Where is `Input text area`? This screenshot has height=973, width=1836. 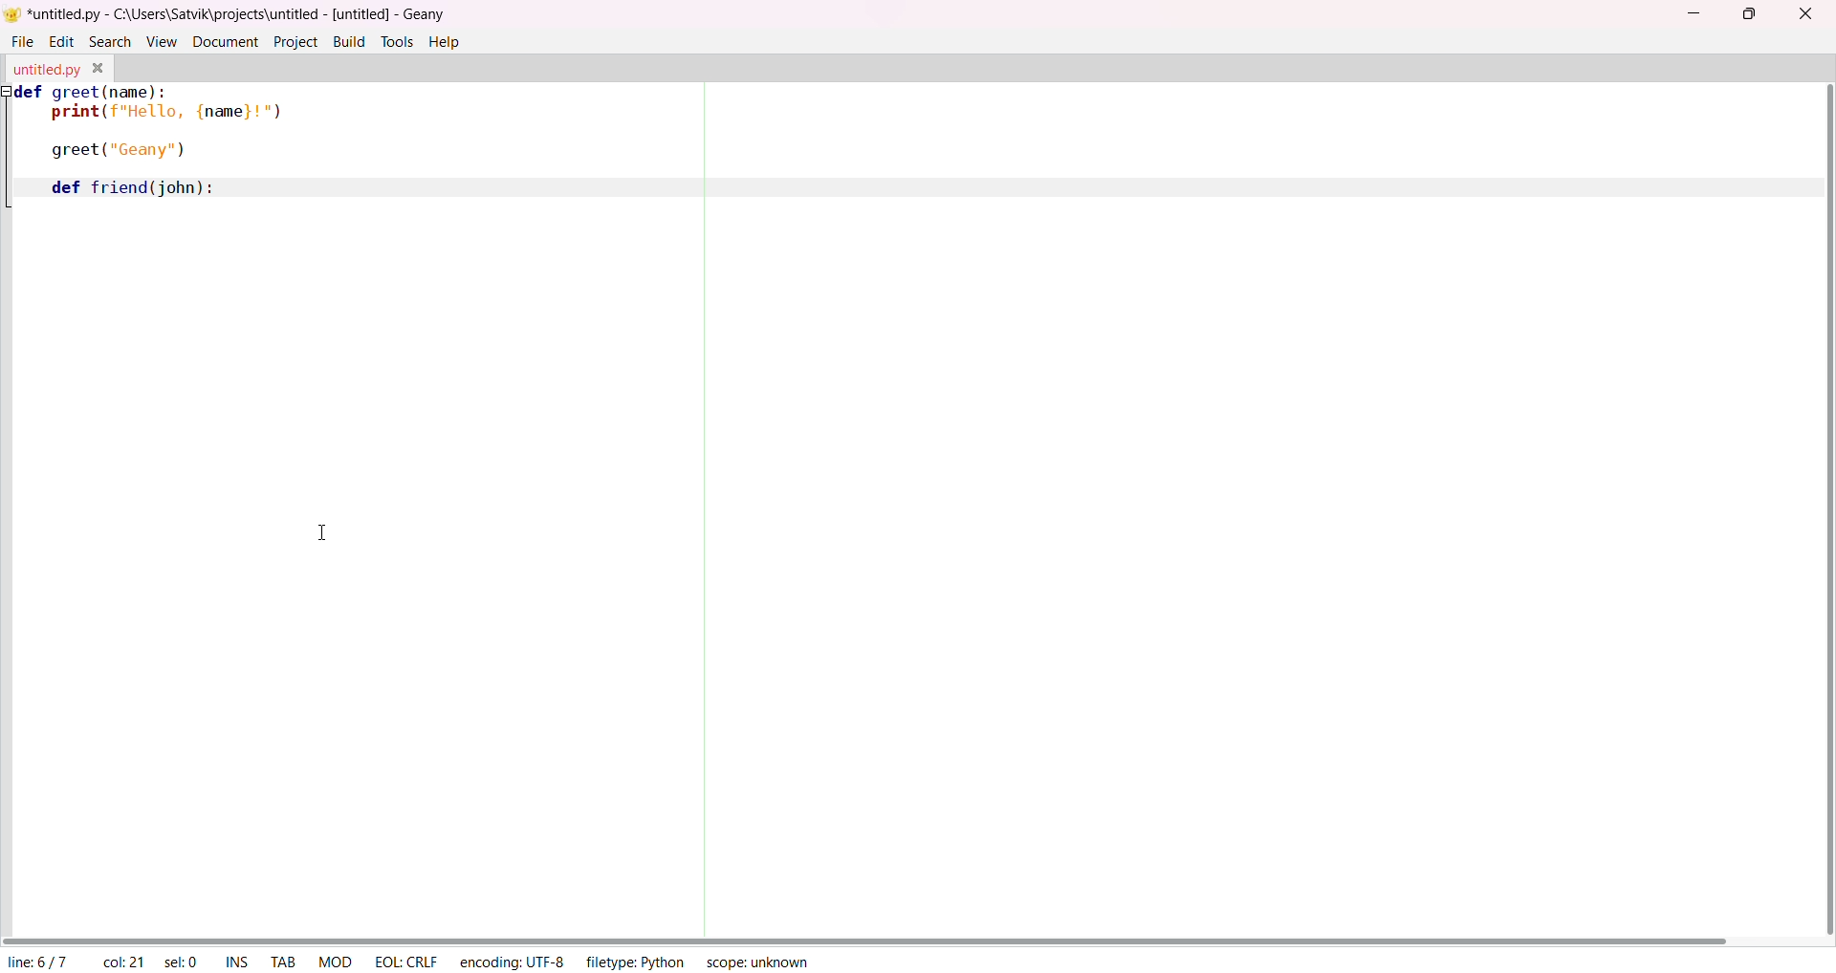
Input text area is located at coordinates (338, 568).